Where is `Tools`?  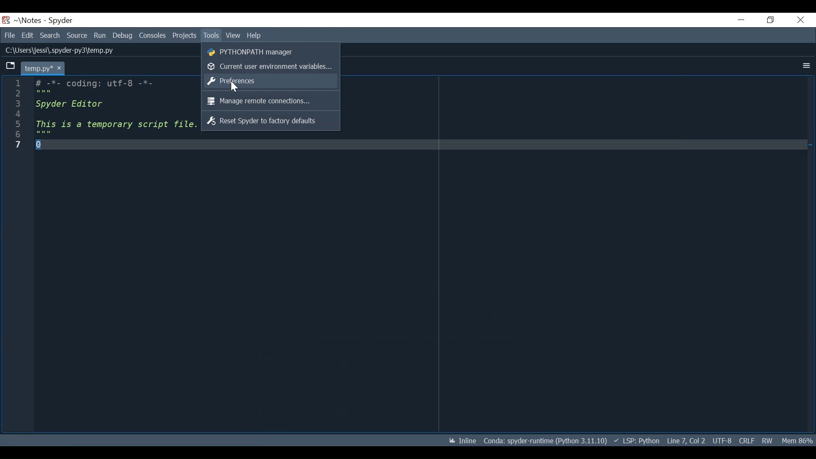 Tools is located at coordinates (212, 36).